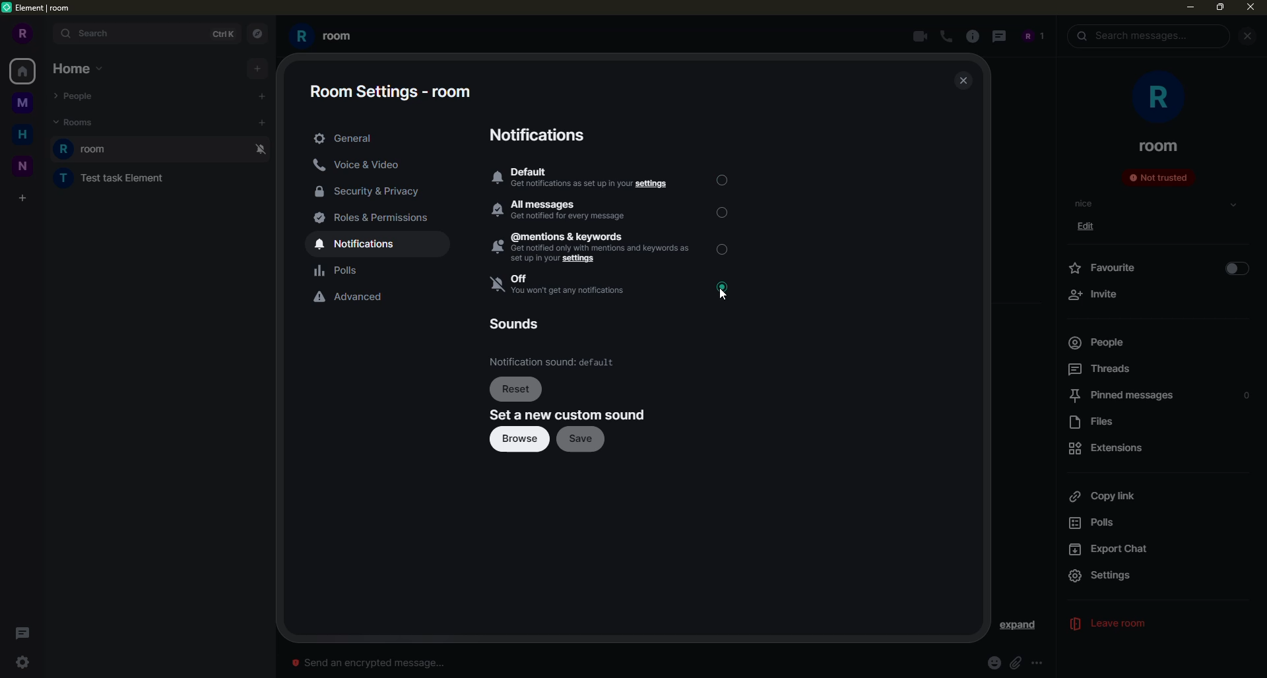 The width and height of the screenshot is (1267, 678). What do you see at coordinates (142, 148) in the screenshot?
I see `room R` at bounding box center [142, 148].